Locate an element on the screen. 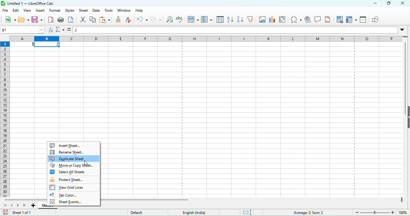 This screenshot has height=216, width=410. sheet 1 is located at coordinates (43, 205).